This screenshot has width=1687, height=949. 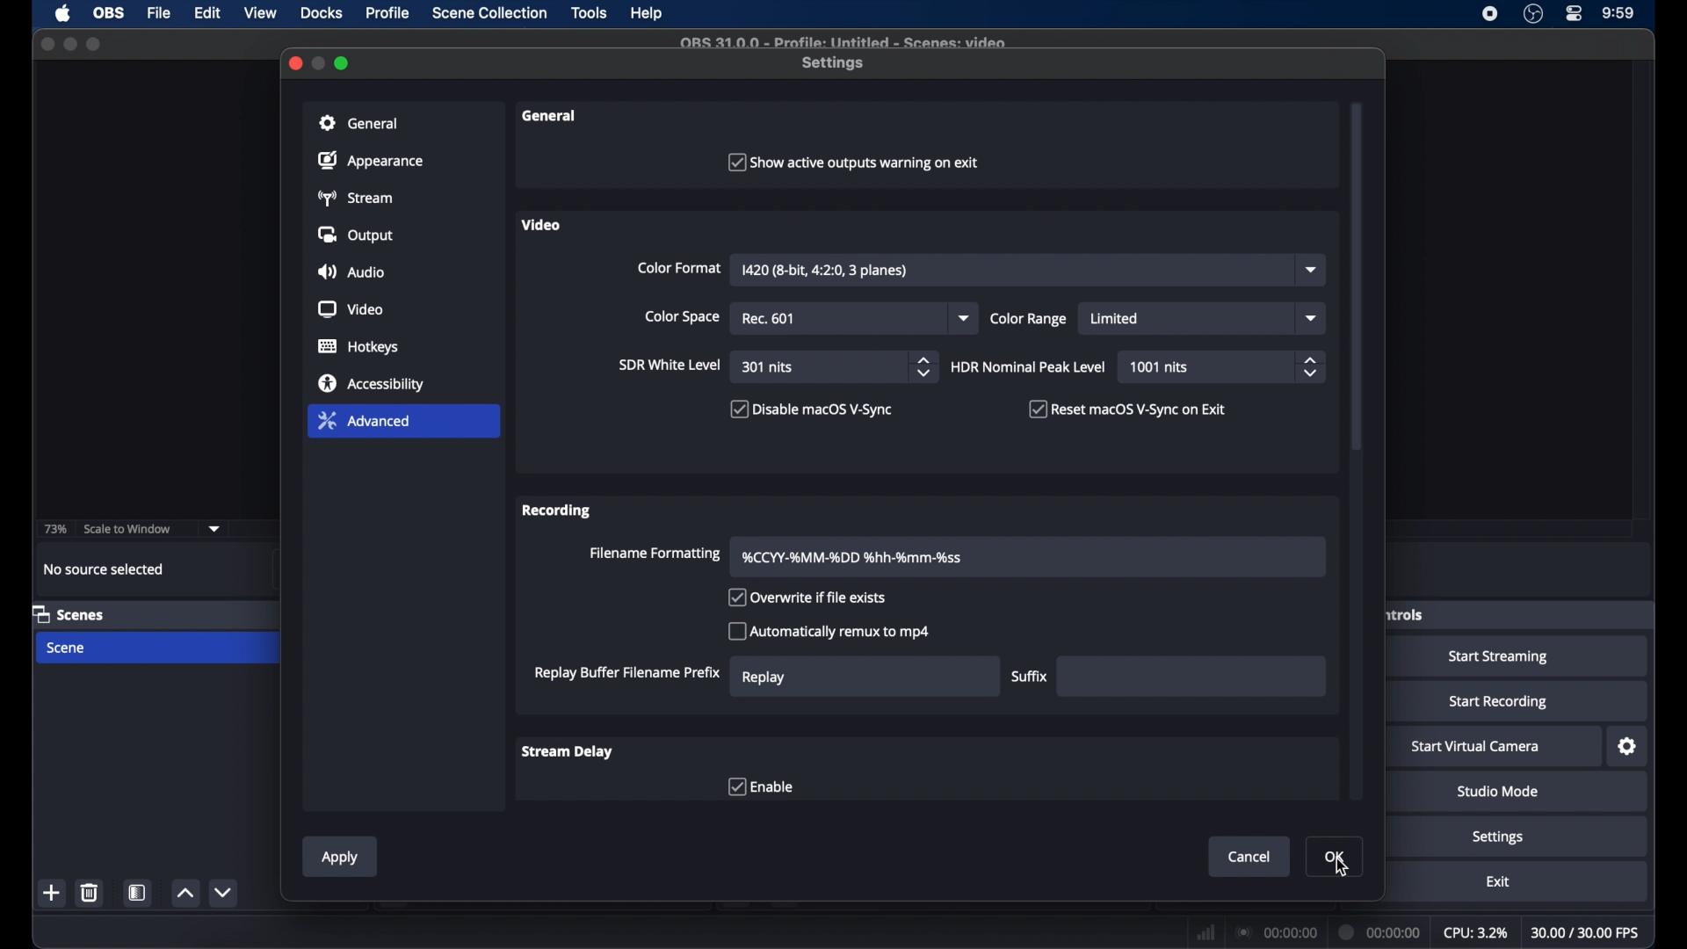 I want to click on checkbox, so click(x=1132, y=409).